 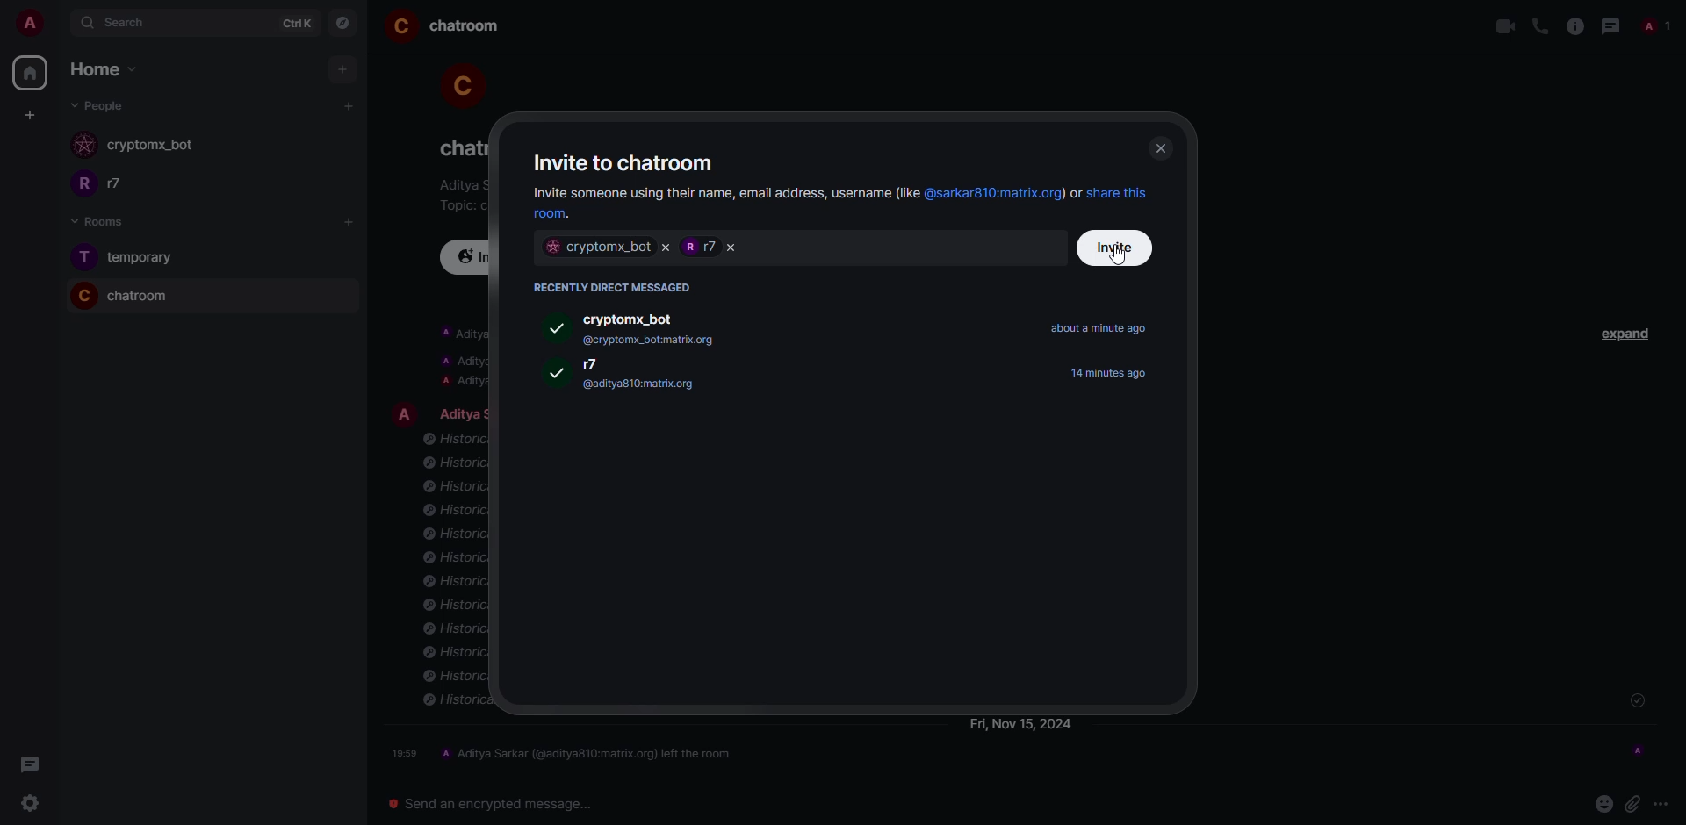 What do you see at coordinates (126, 184) in the screenshot?
I see `people` at bounding box center [126, 184].